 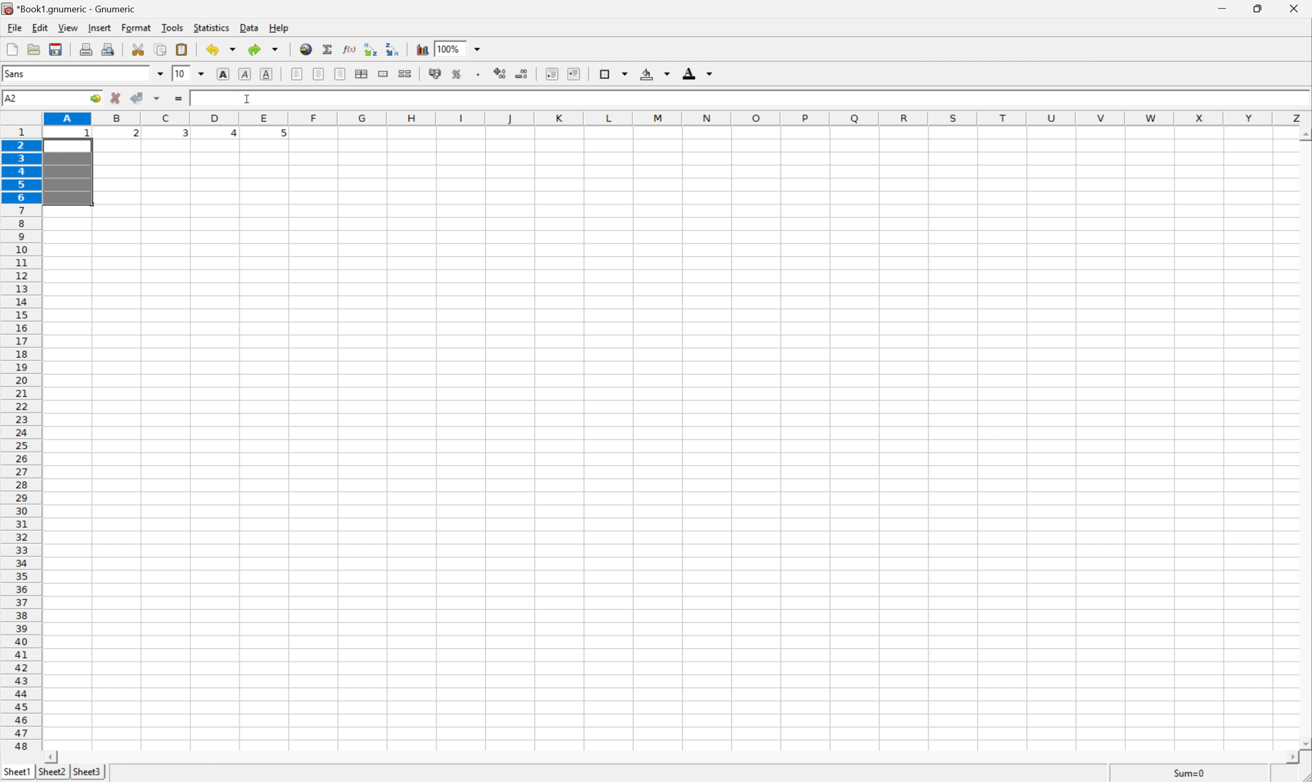 What do you see at coordinates (266, 49) in the screenshot?
I see `redo` at bounding box center [266, 49].